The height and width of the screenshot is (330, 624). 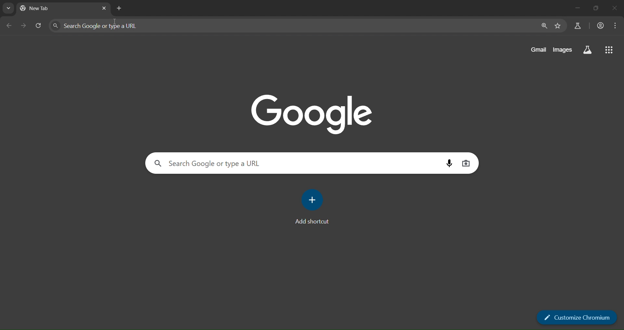 What do you see at coordinates (539, 49) in the screenshot?
I see `gmail` at bounding box center [539, 49].